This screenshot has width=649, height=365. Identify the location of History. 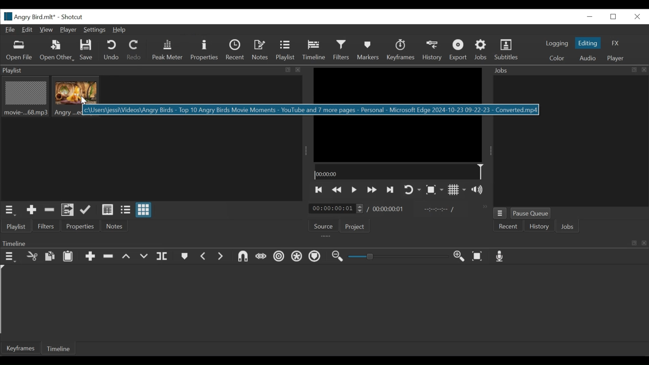
(432, 51).